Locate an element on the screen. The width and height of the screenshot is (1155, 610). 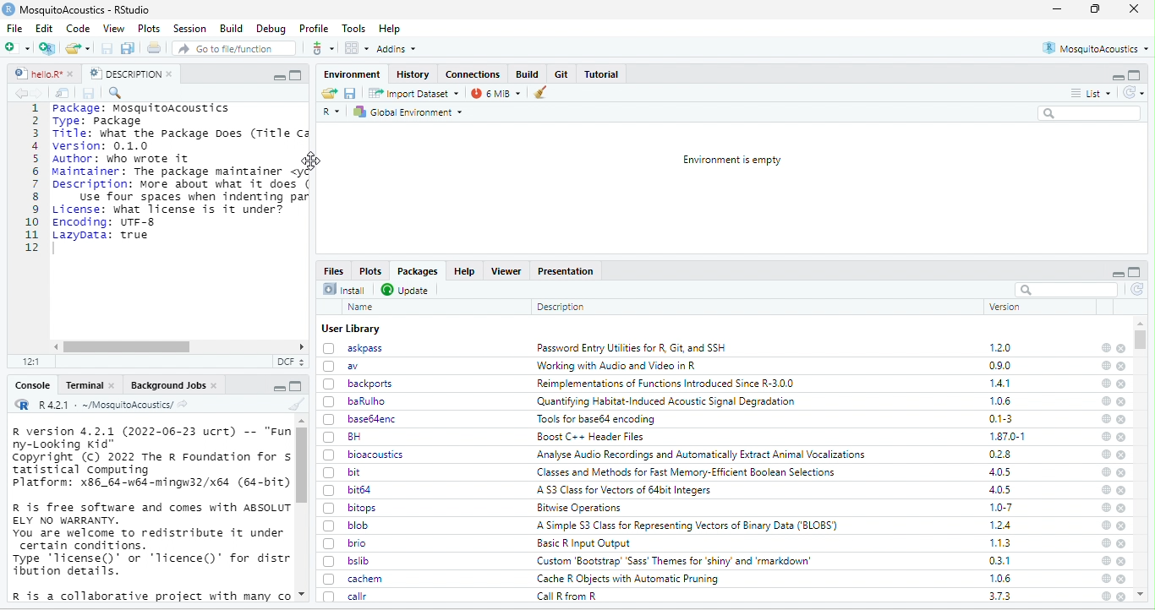
save current document is located at coordinates (107, 48).